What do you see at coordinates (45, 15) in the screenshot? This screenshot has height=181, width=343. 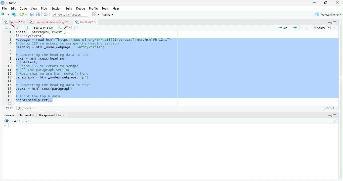 I see `print the current file` at bounding box center [45, 15].